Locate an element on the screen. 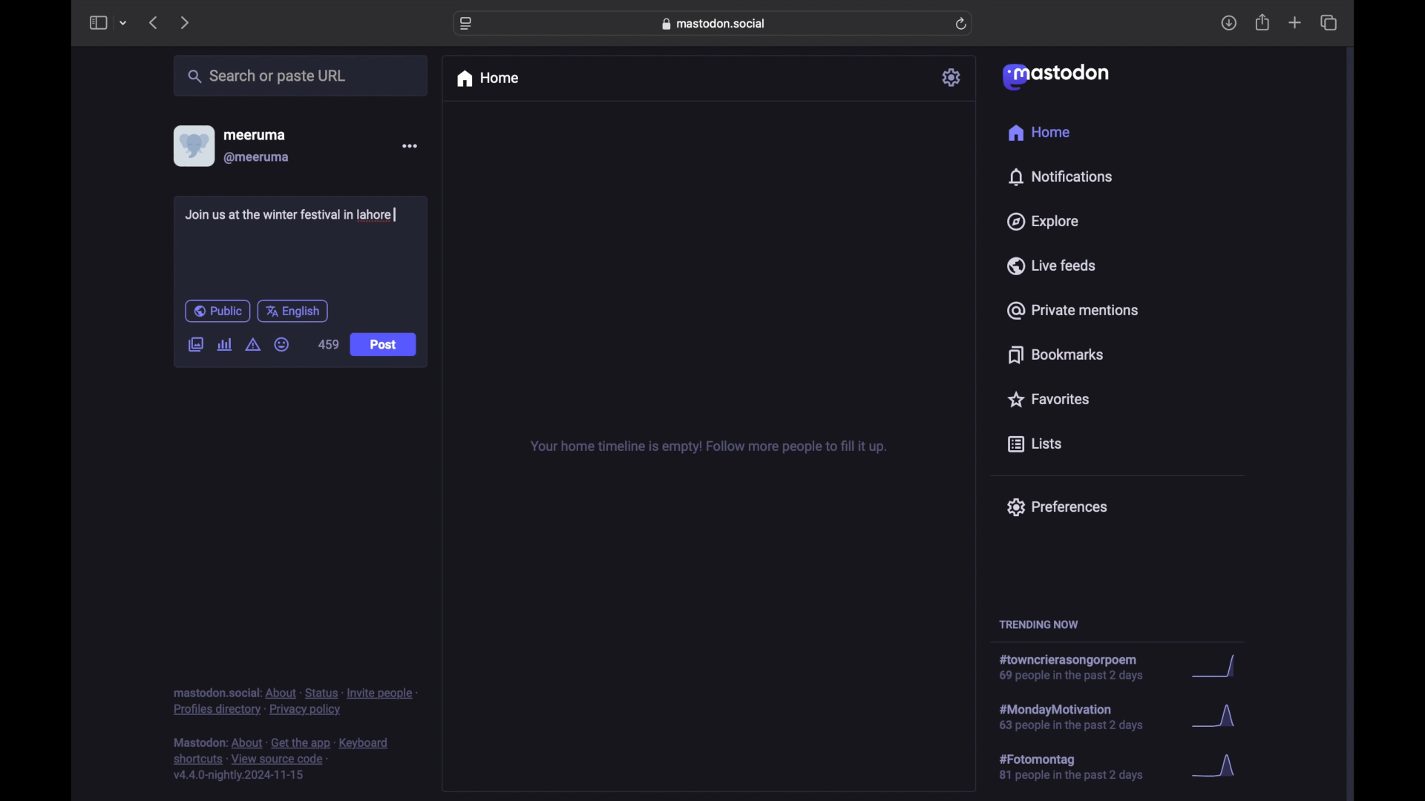 Image resolution: width=1425 pixels, height=801 pixels. search or paste url is located at coordinates (266, 76).